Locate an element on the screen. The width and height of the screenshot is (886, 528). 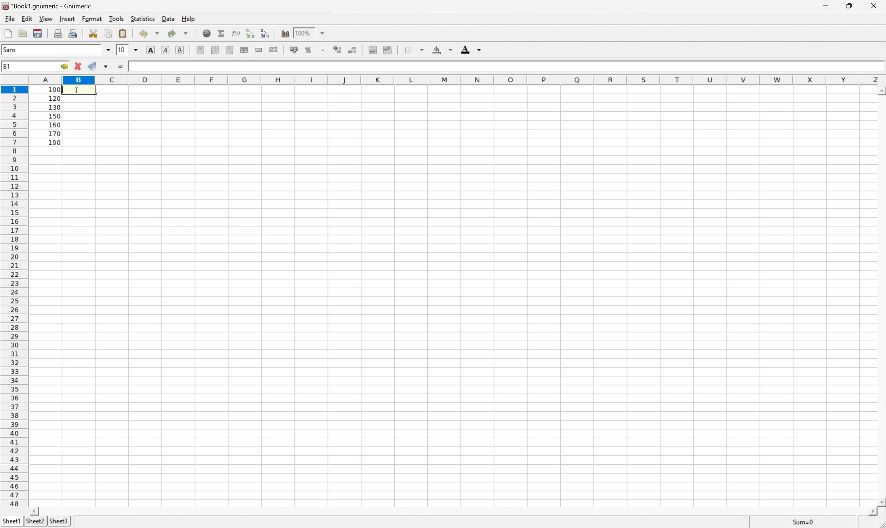
Redo is located at coordinates (176, 33).